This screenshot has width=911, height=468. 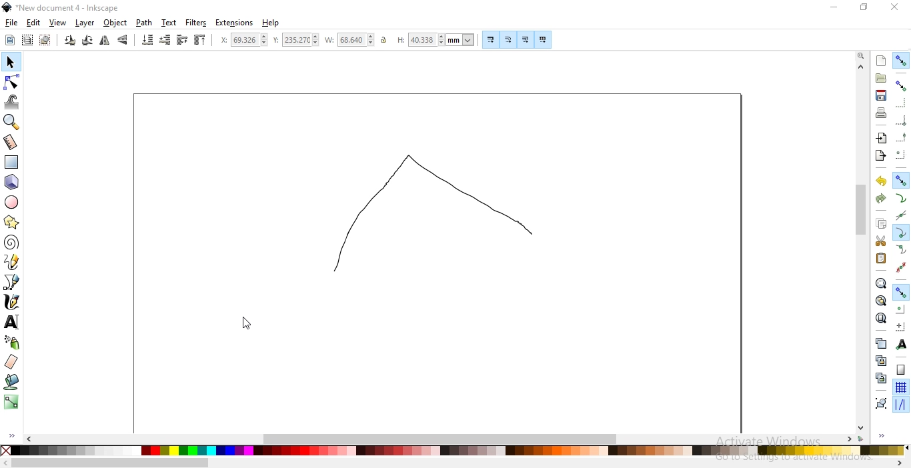 What do you see at coordinates (880, 156) in the screenshot?
I see `export this document` at bounding box center [880, 156].